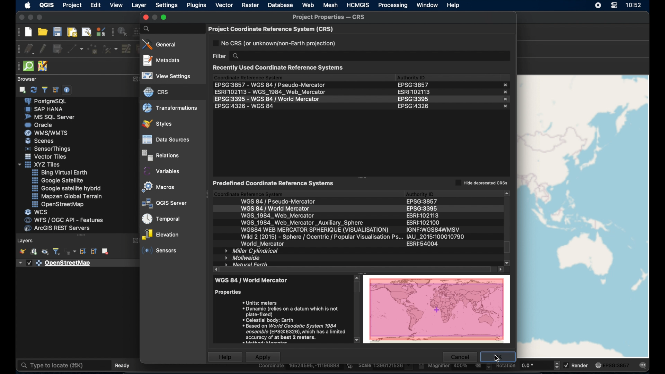 This screenshot has width=665, height=374. What do you see at coordinates (113, 32) in the screenshot?
I see `attributes toolbar` at bounding box center [113, 32].